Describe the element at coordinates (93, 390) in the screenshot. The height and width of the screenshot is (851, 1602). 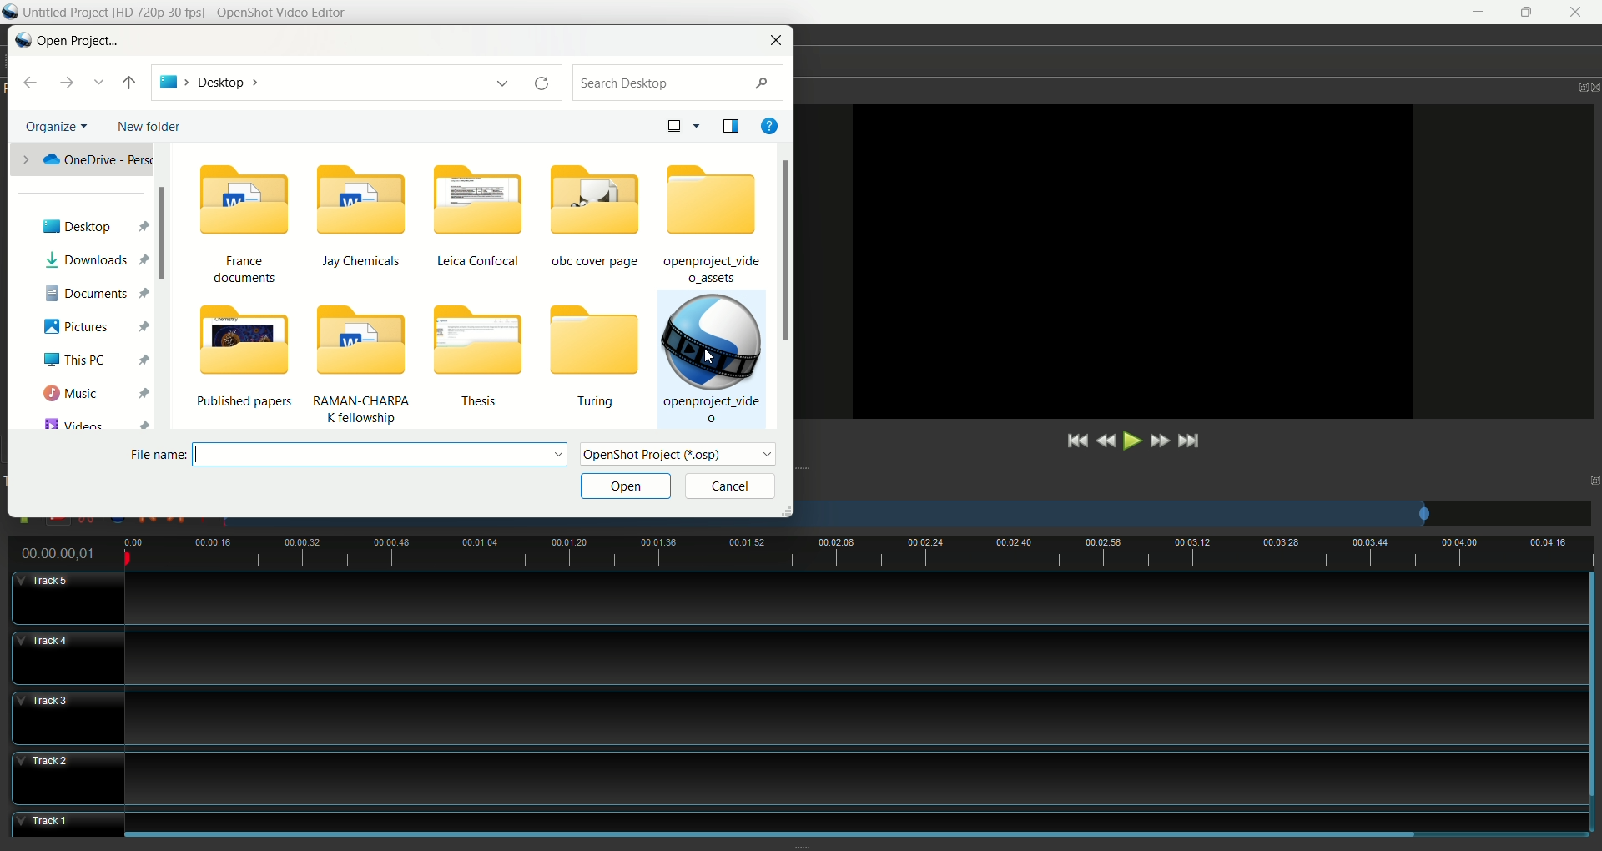
I see `music` at that location.